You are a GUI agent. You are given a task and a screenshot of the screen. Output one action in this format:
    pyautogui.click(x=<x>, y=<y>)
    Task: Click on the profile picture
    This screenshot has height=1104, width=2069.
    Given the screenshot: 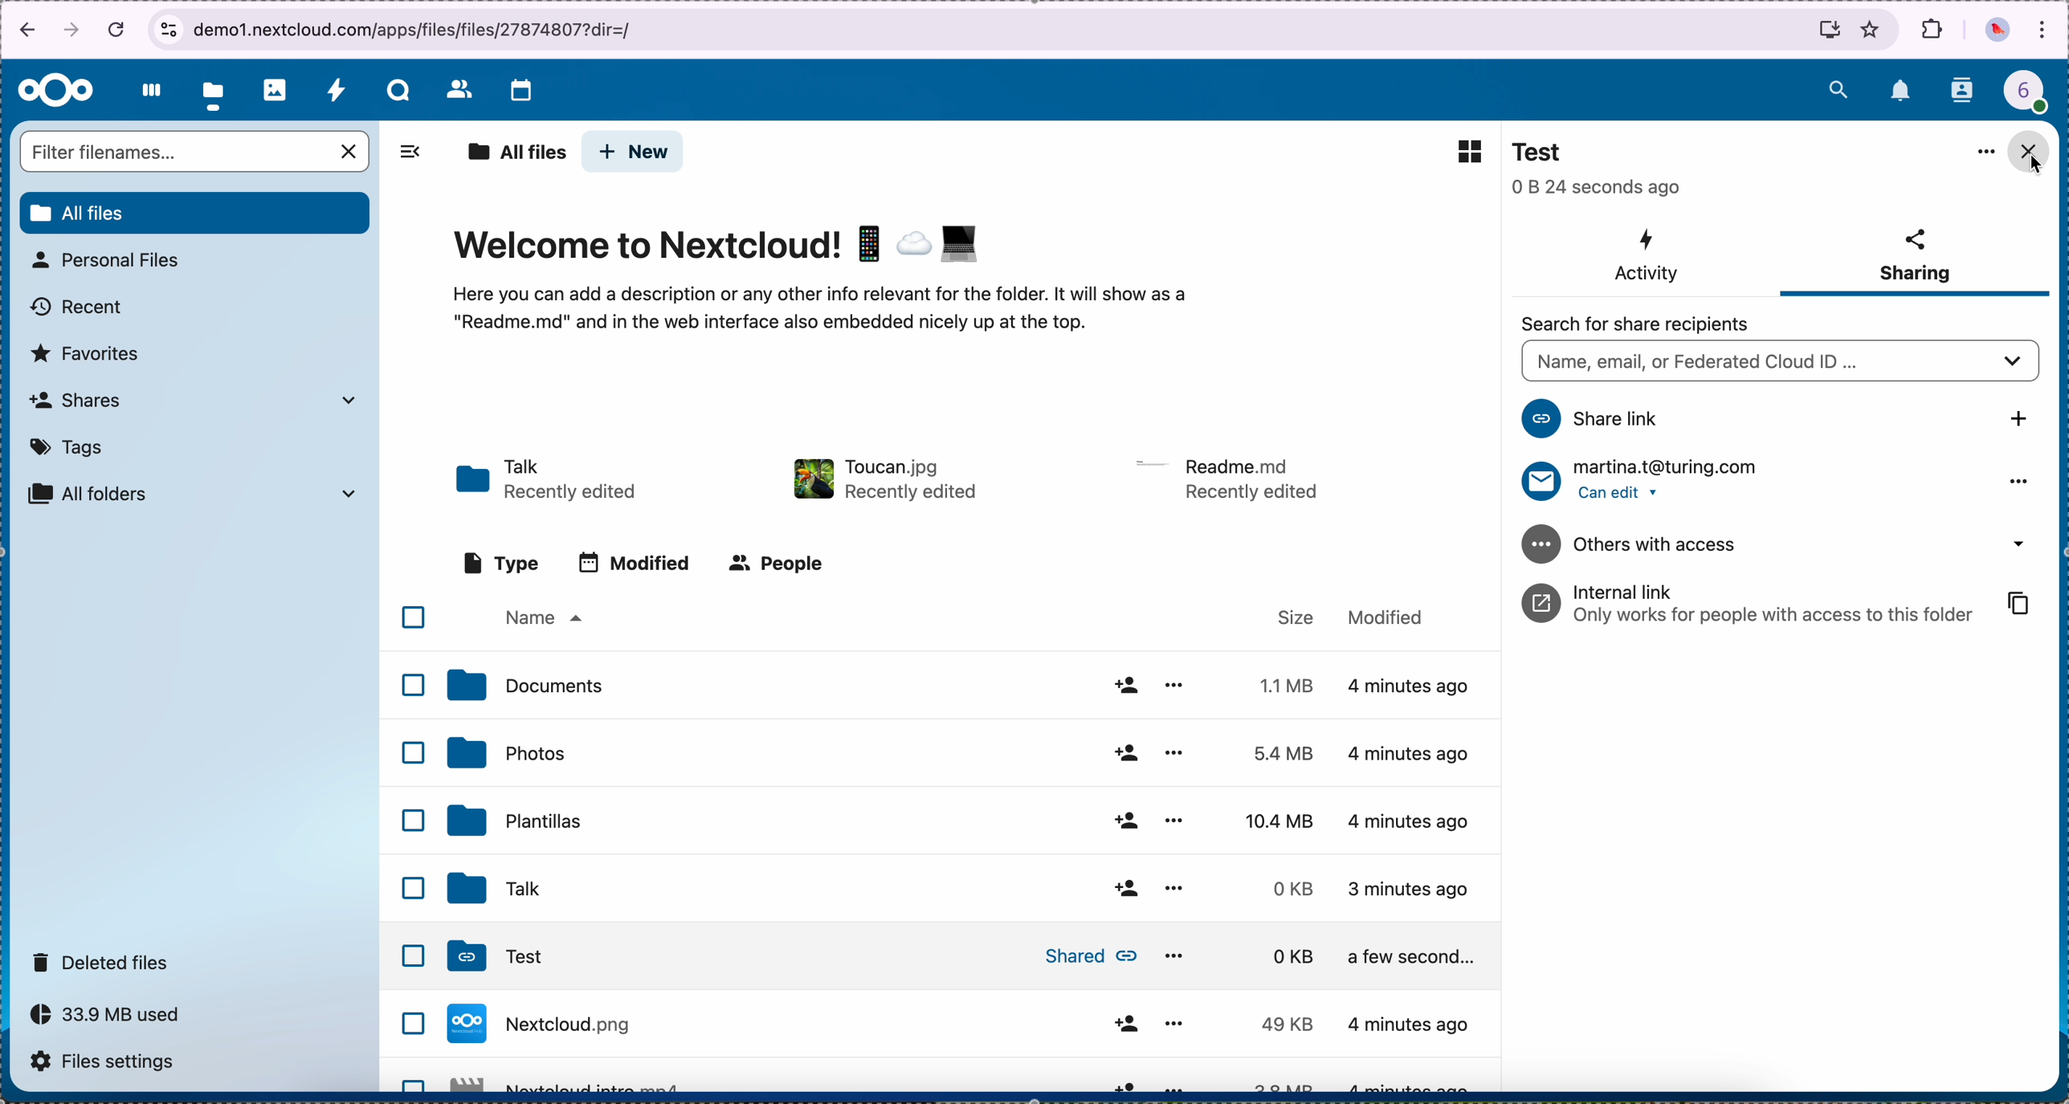 What is the action you would take?
    pyautogui.click(x=1998, y=32)
    